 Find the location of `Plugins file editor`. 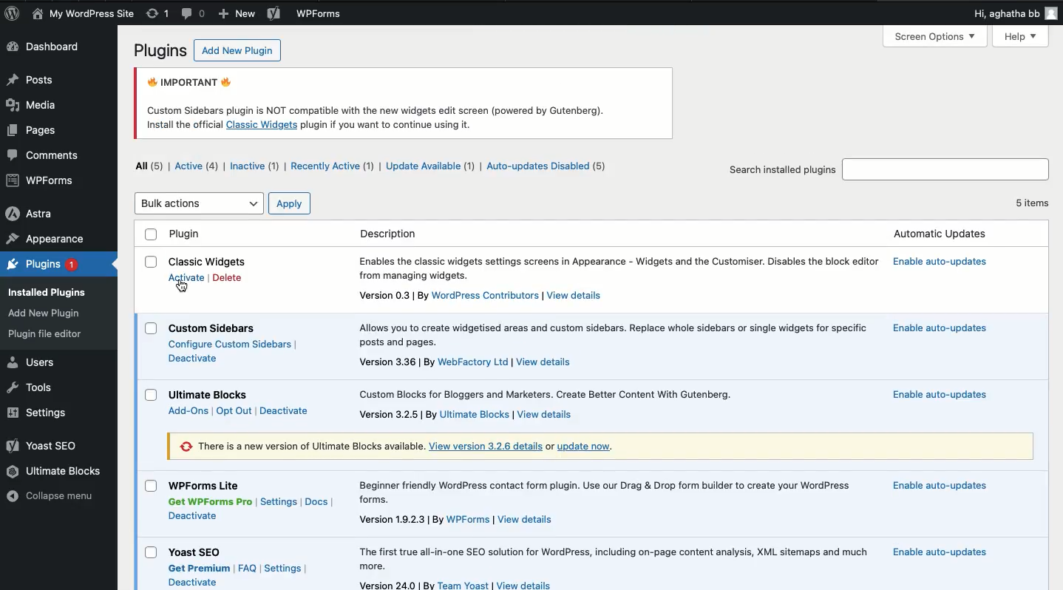

Plugins file editor is located at coordinates (48, 334).